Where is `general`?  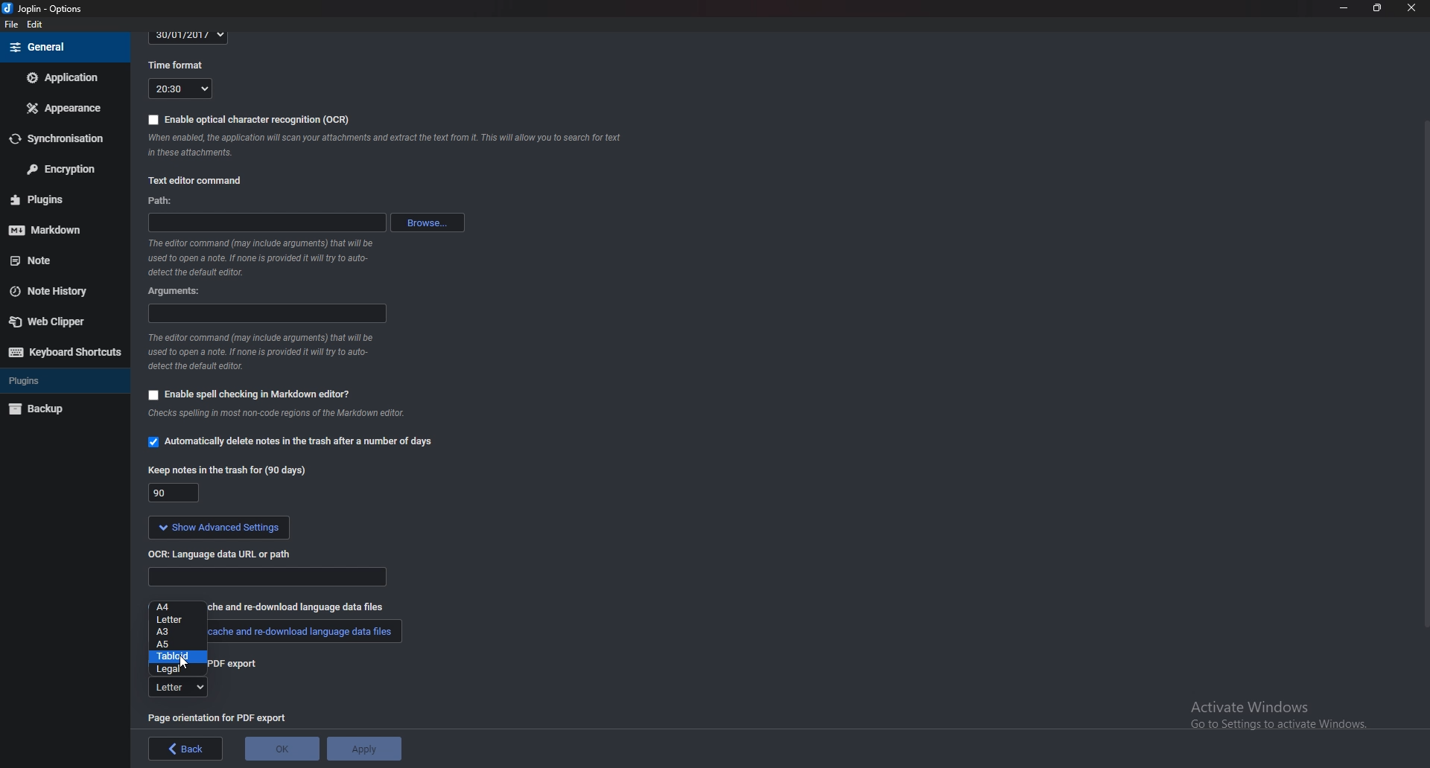
general is located at coordinates (63, 48).